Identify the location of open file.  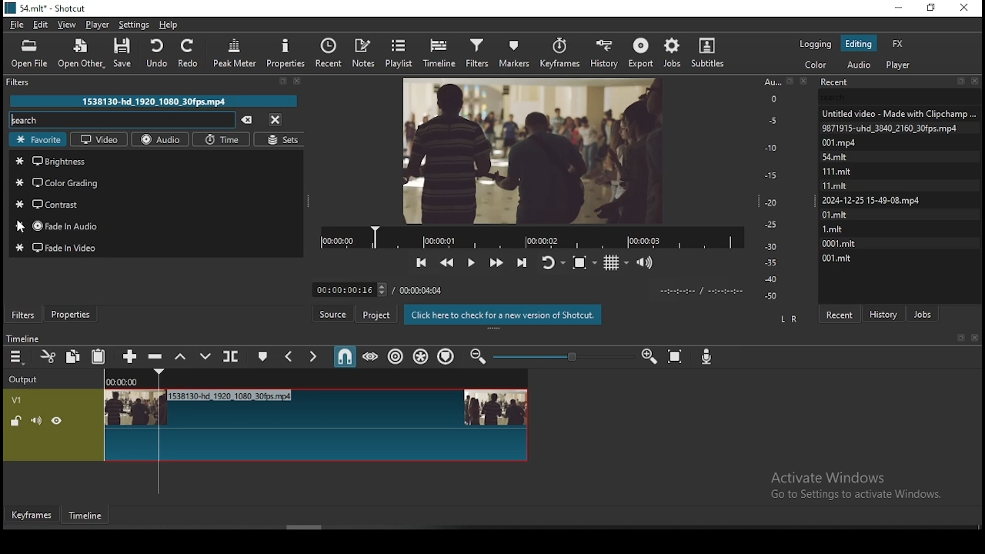
(29, 54).